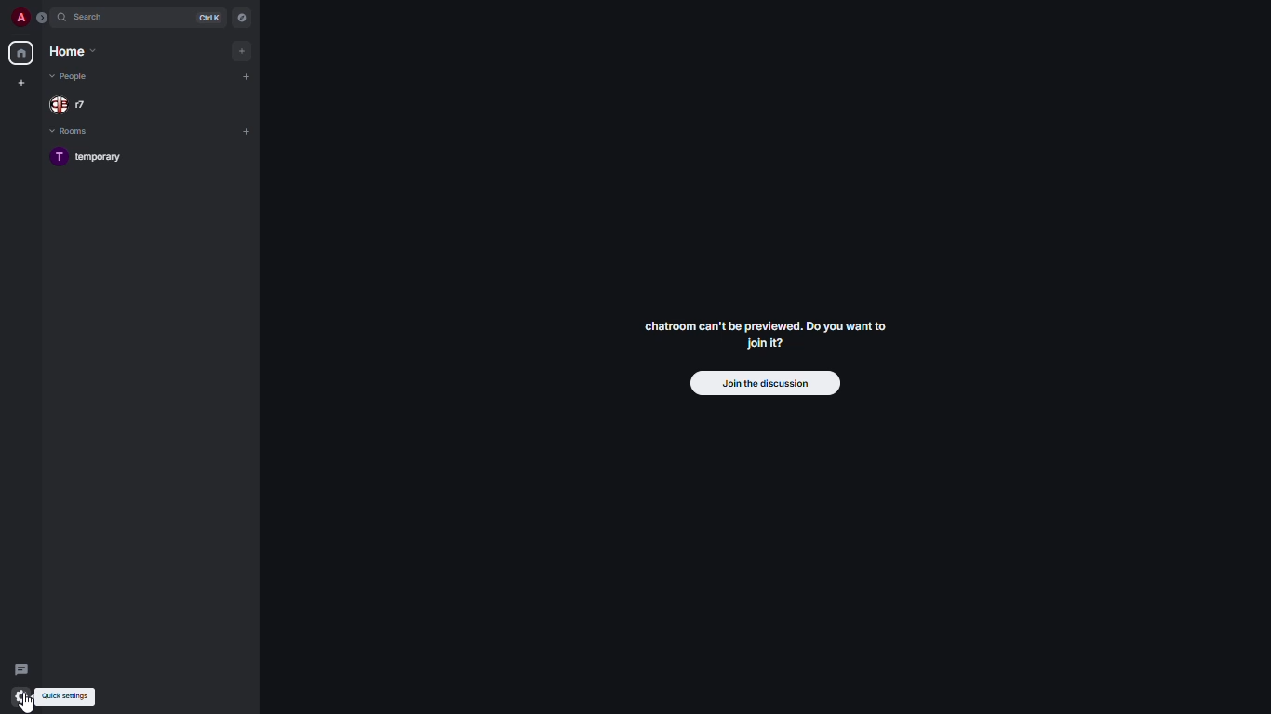  Describe the element at coordinates (20, 666) in the screenshot. I see `threads` at that location.